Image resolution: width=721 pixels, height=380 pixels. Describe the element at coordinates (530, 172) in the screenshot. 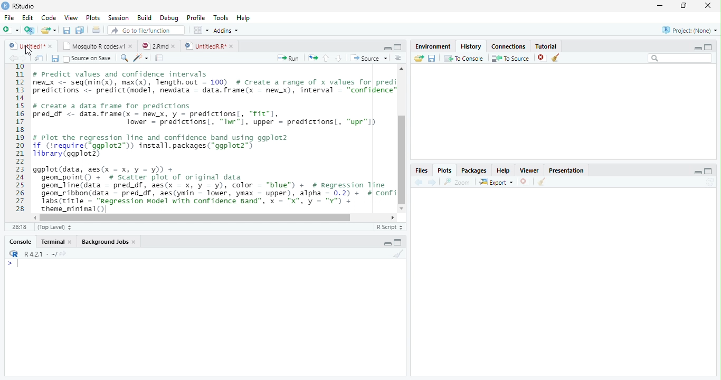

I see `Viewer` at that location.